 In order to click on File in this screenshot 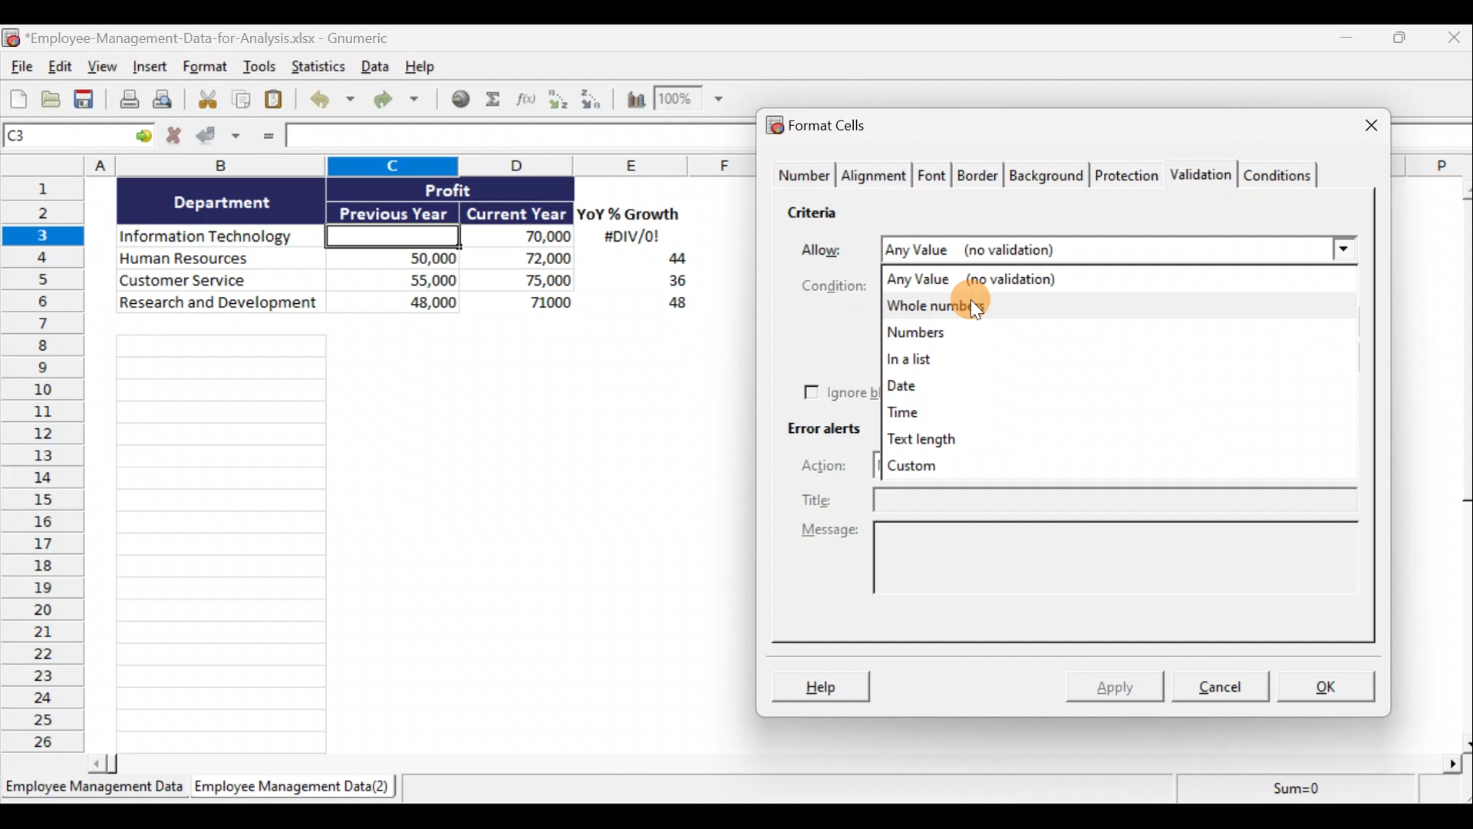, I will do `click(18, 68)`.